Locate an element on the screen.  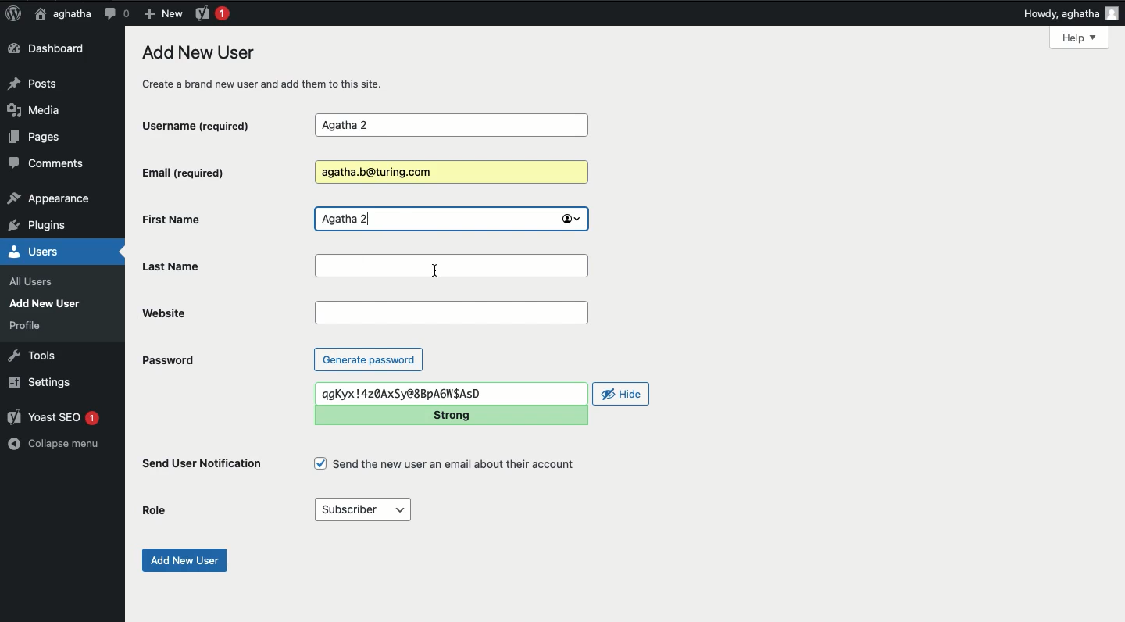
Email (required) is located at coordinates (210, 172).